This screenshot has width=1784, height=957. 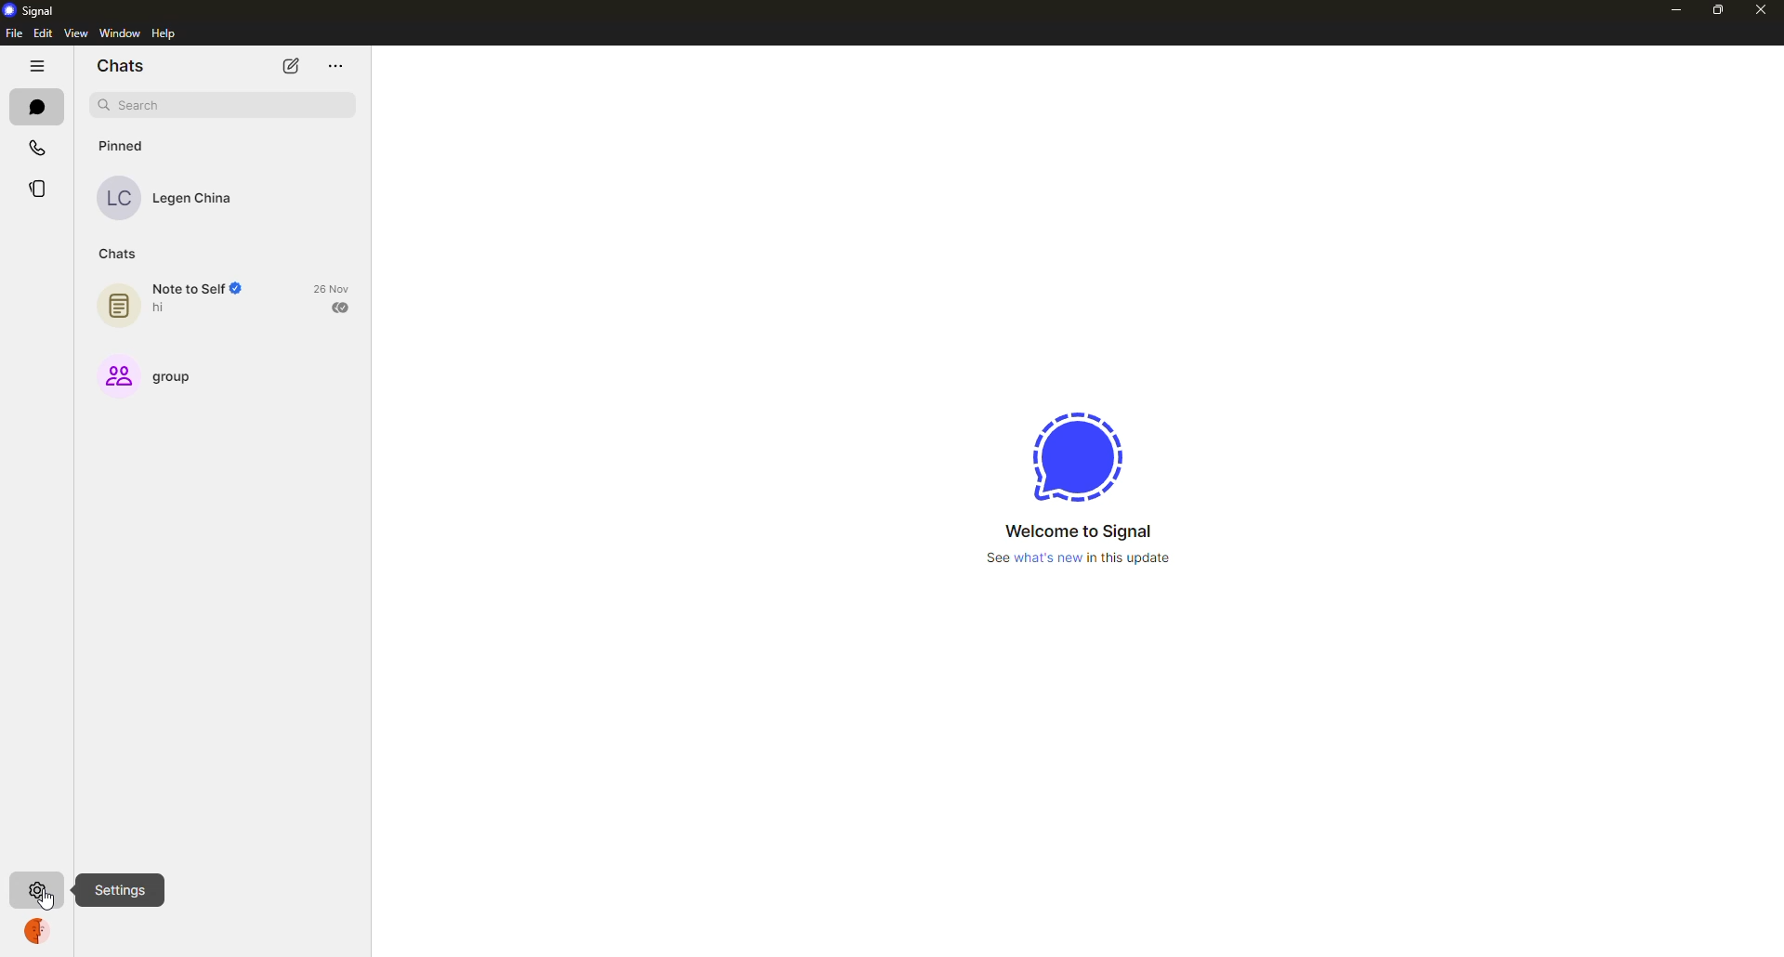 I want to click on new chat, so click(x=291, y=65).